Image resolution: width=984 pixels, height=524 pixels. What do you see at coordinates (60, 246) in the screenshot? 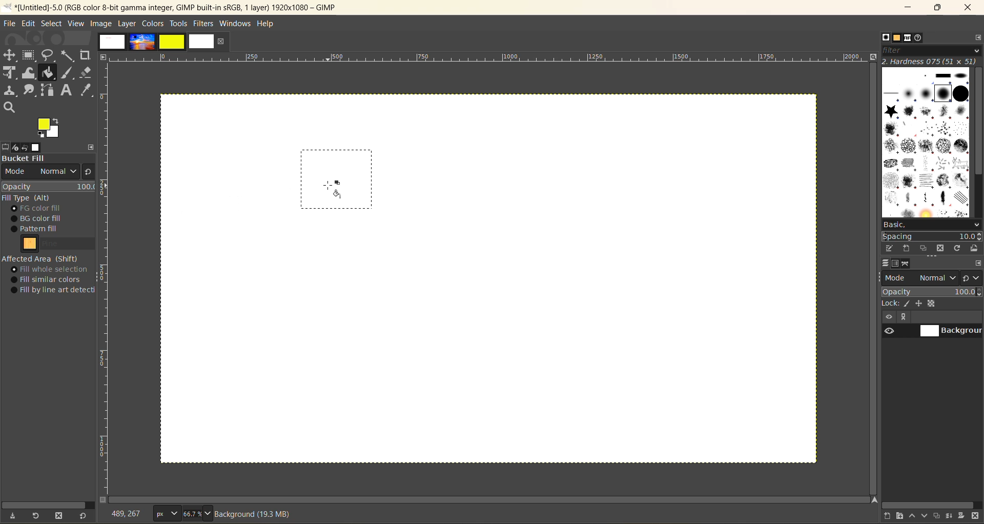
I see `pattern` at bounding box center [60, 246].